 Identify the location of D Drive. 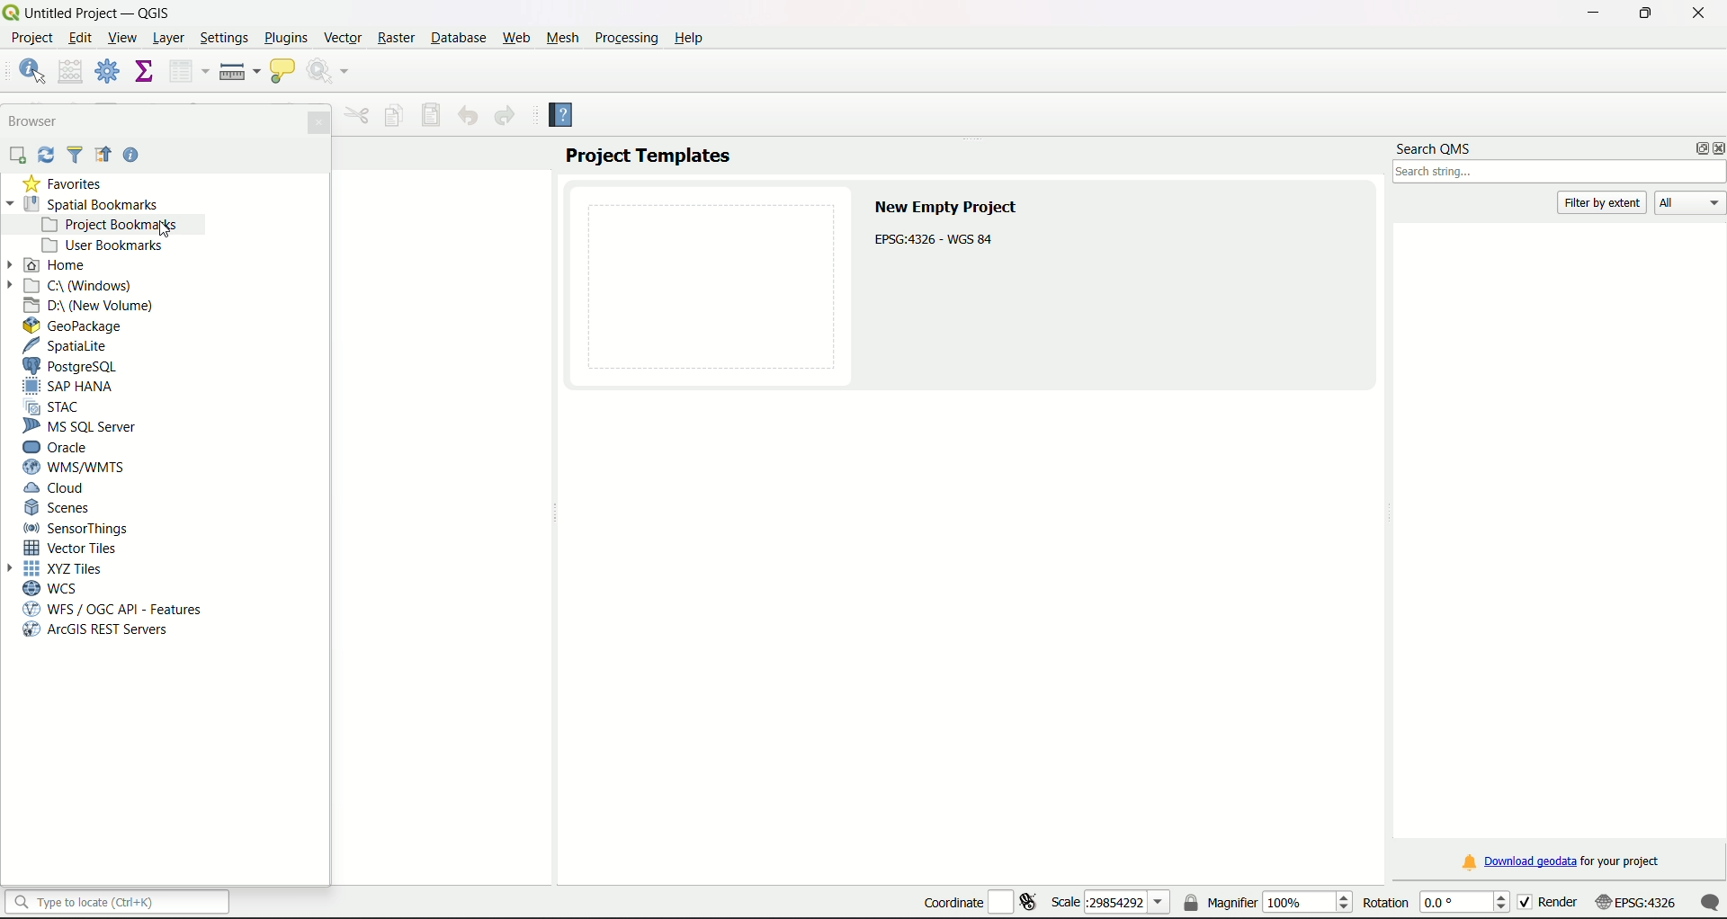
(90, 307).